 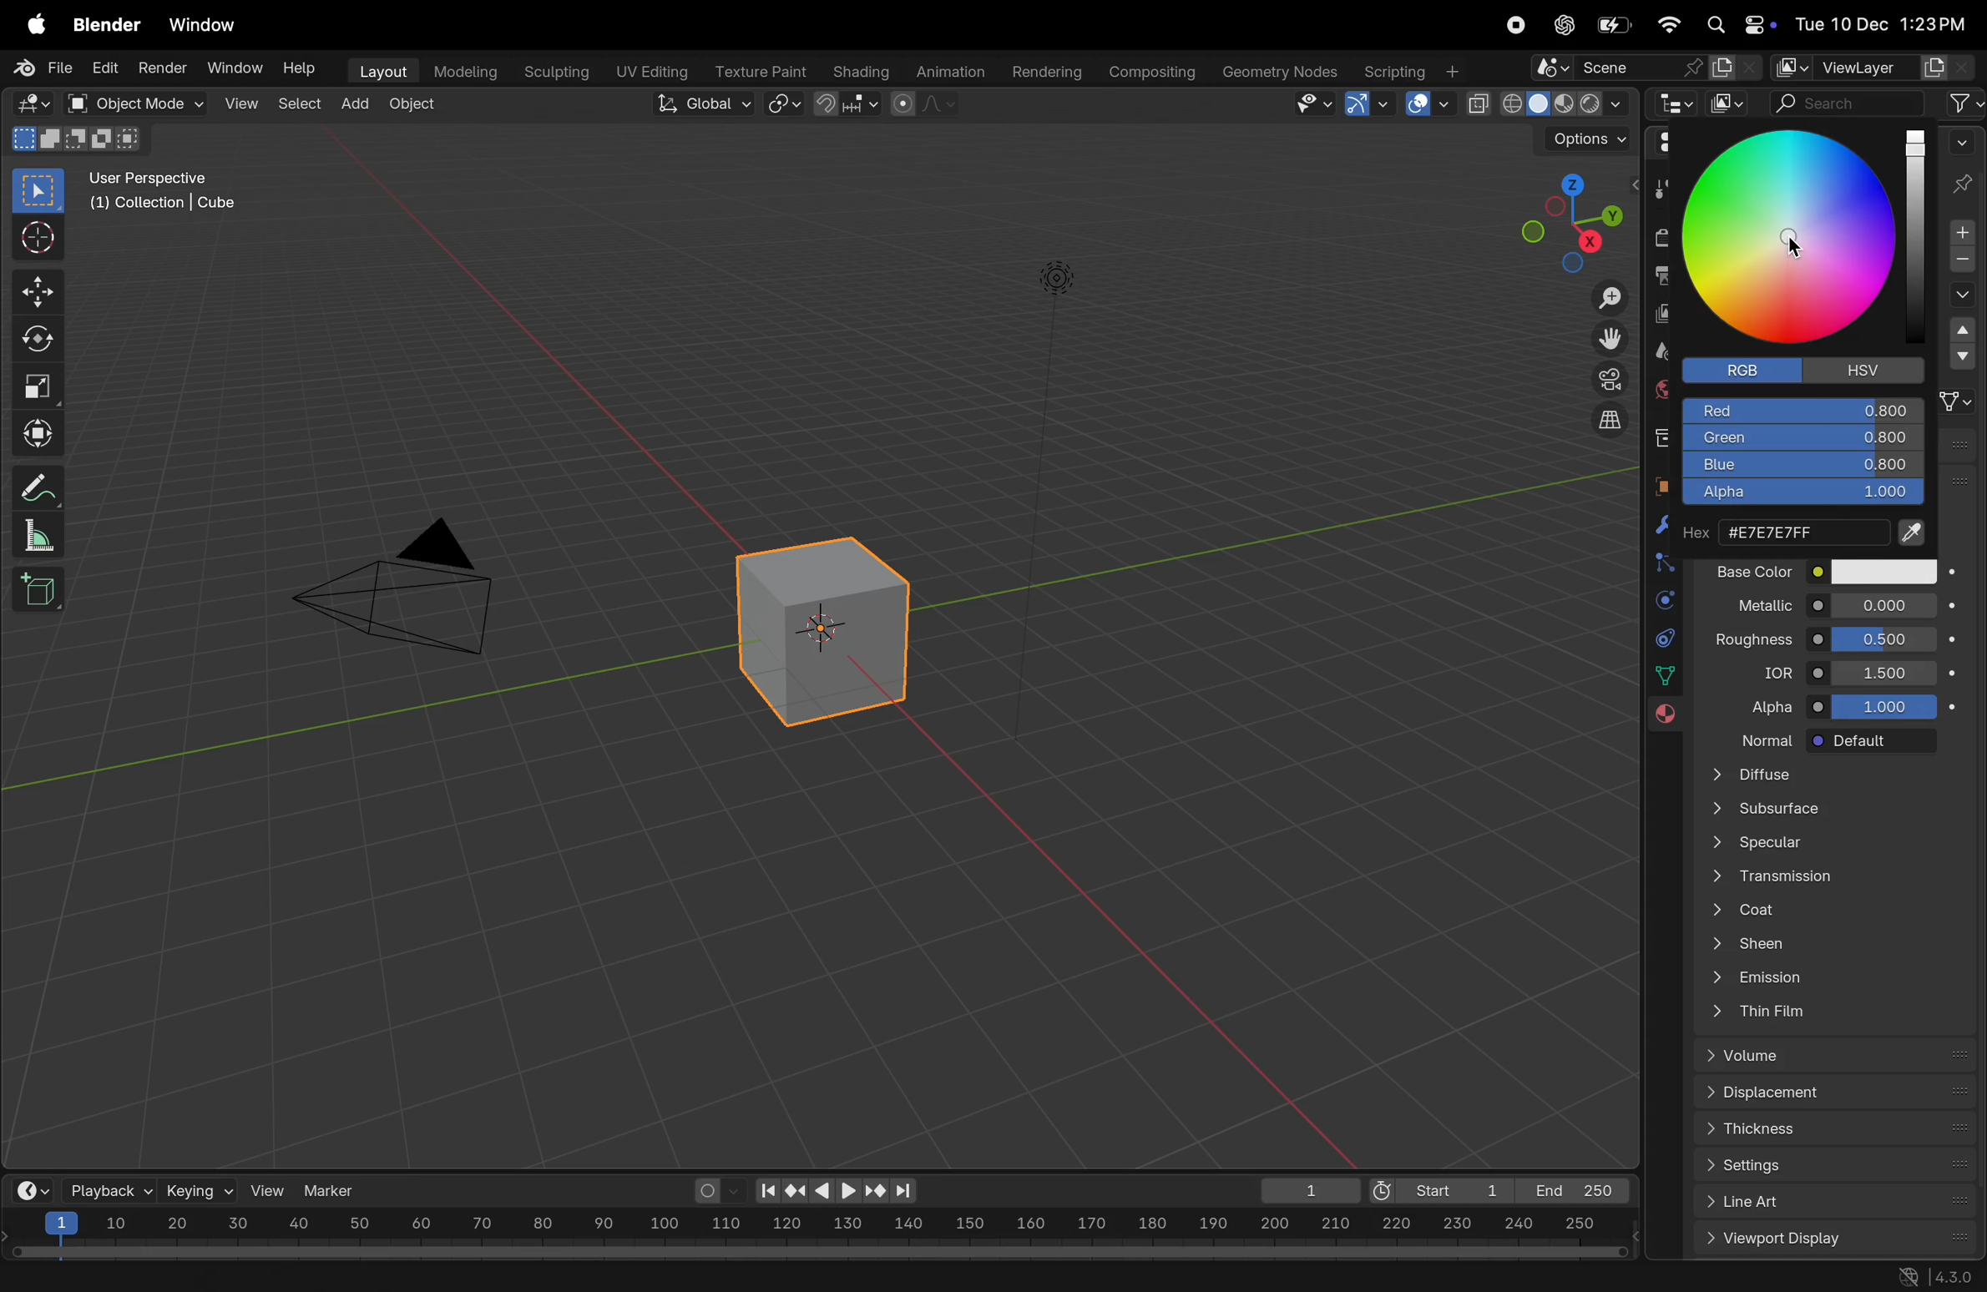 What do you see at coordinates (1426, 104) in the screenshot?
I see `show overlays` at bounding box center [1426, 104].